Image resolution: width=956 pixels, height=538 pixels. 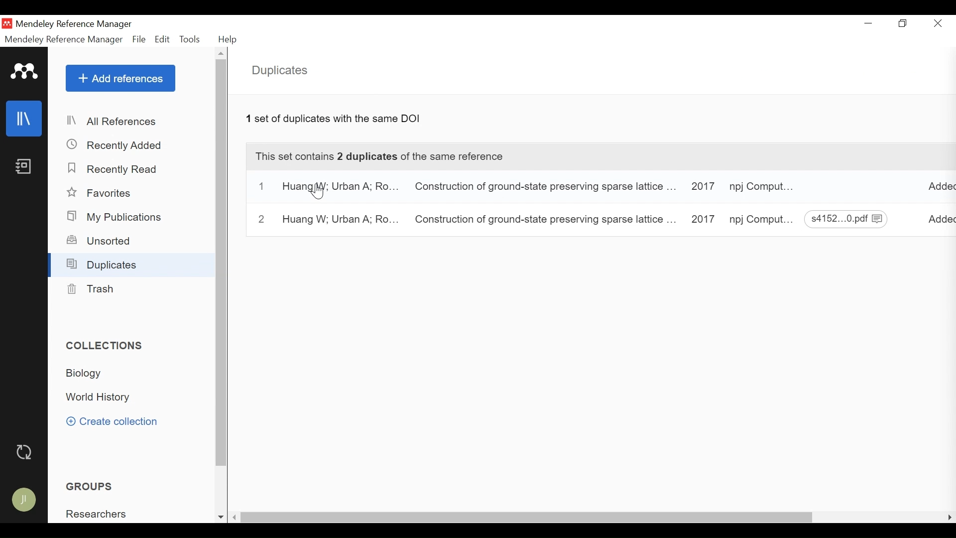 I want to click on Mendeley Reference Manager, so click(x=77, y=24).